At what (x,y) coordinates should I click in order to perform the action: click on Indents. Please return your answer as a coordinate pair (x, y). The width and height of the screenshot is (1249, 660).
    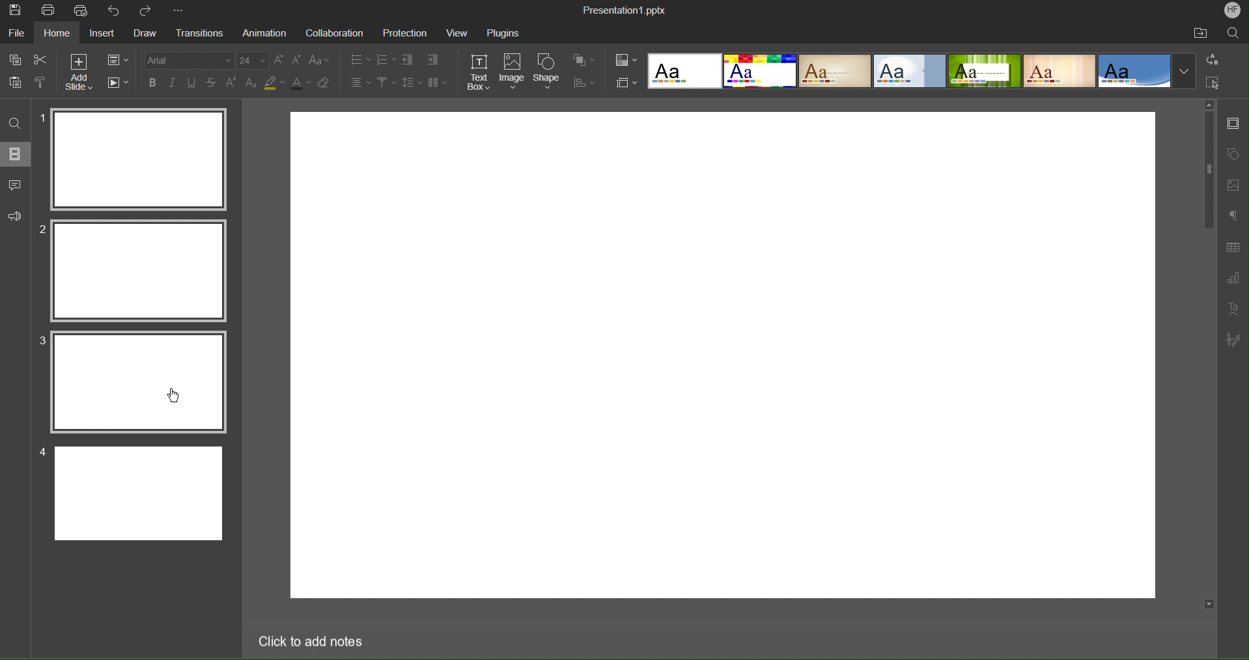
    Looking at the image, I should click on (424, 59).